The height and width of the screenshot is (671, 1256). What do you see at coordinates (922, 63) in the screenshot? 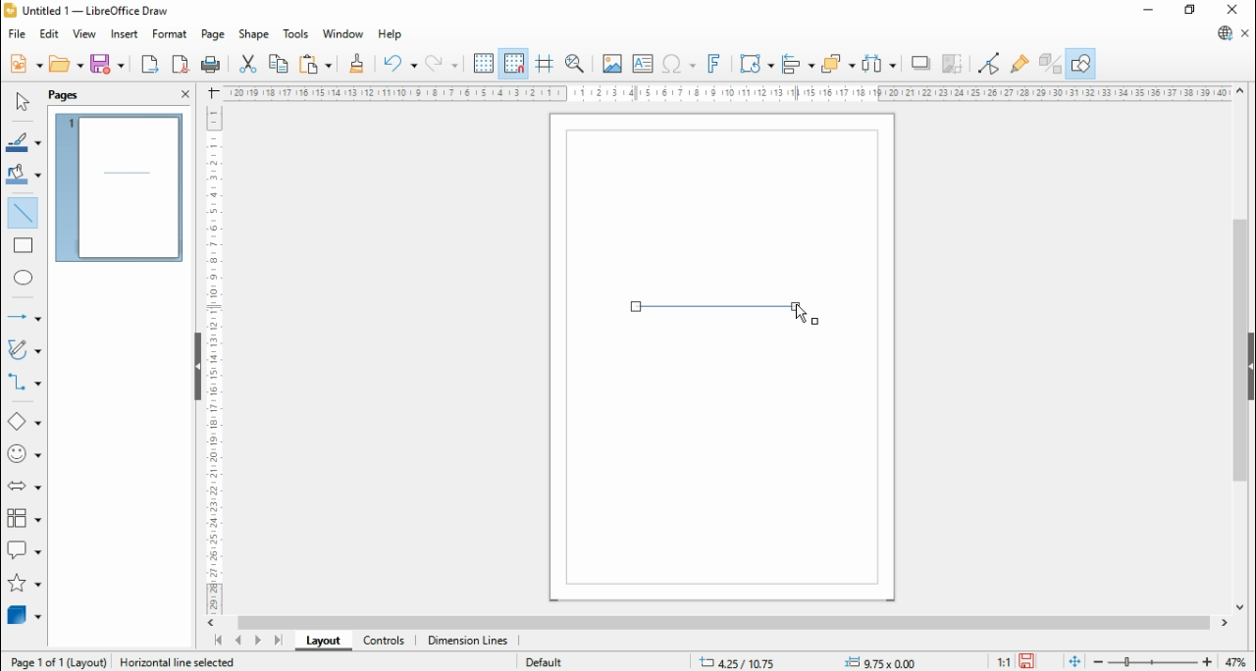
I see `shadow` at bounding box center [922, 63].